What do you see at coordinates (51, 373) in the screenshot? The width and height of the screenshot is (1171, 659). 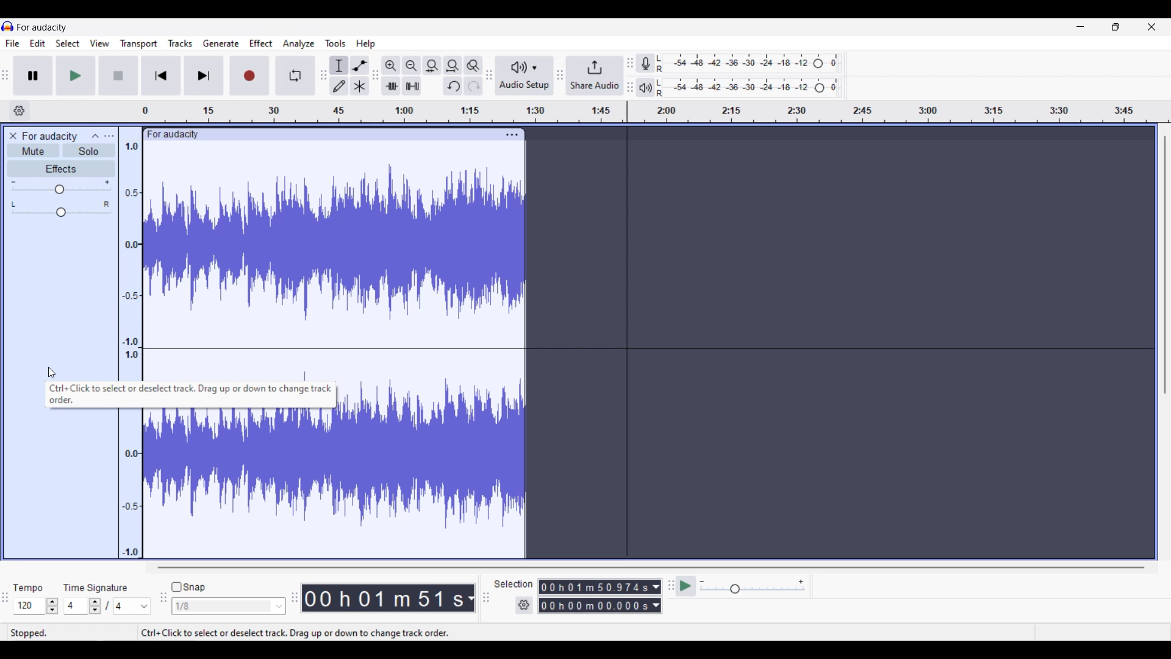 I see `Cursor` at bounding box center [51, 373].